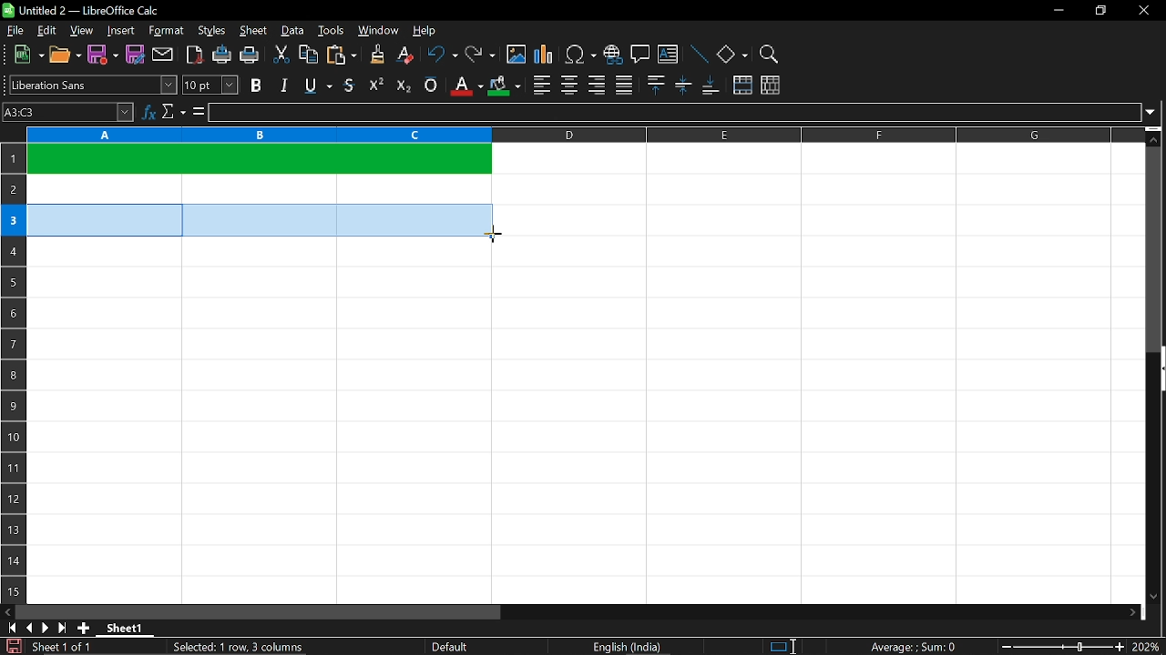  I want to click on tools, so click(332, 32).